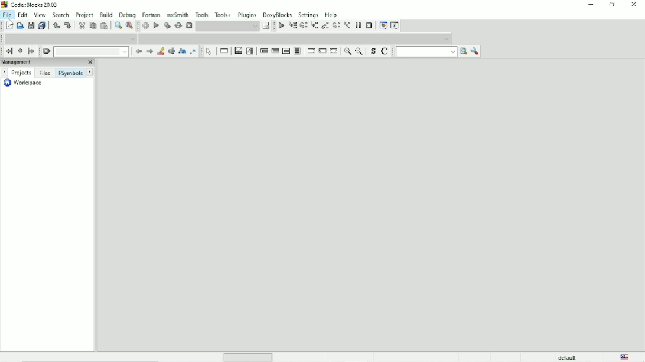 This screenshot has height=362, width=645. What do you see at coordinates (178, 25) in the screenshot?
I see `Rebuild` at bounding box center [178, 25].